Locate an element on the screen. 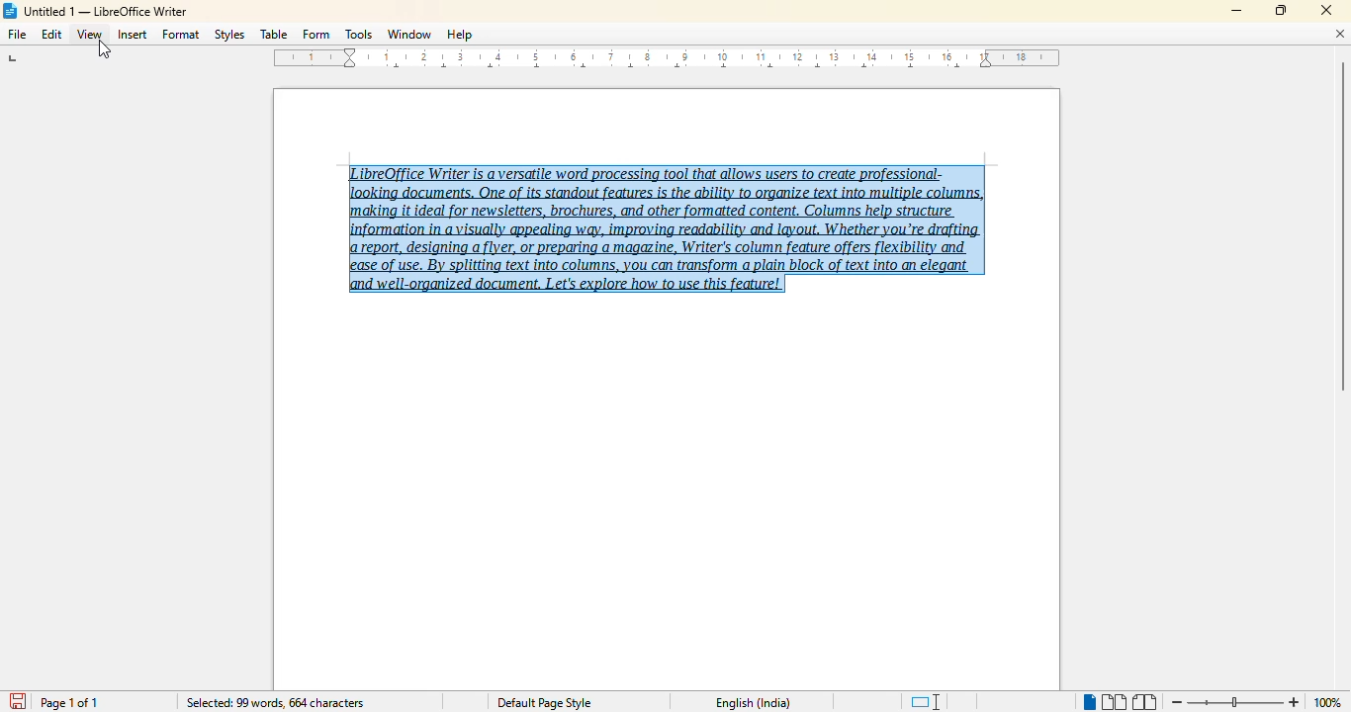  zoom out is located at coordinates (1175, 701).